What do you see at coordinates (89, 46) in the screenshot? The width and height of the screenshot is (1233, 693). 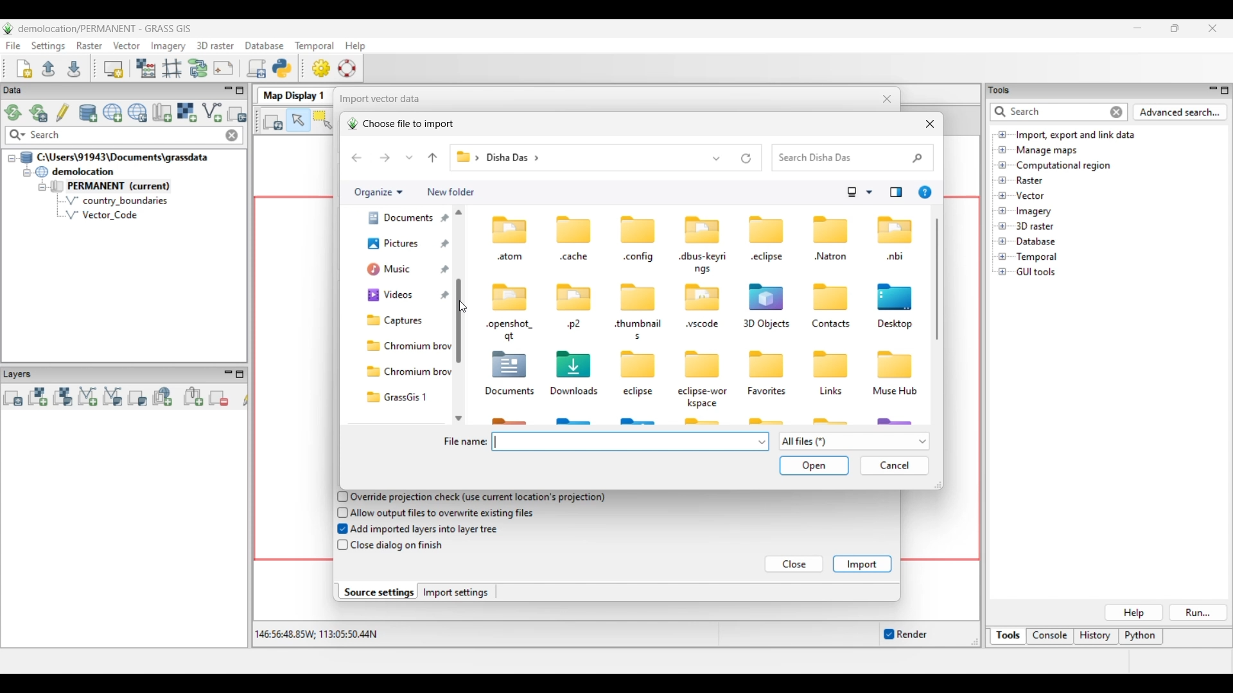 I see `Raster menu` at bounding box center [89, 46].